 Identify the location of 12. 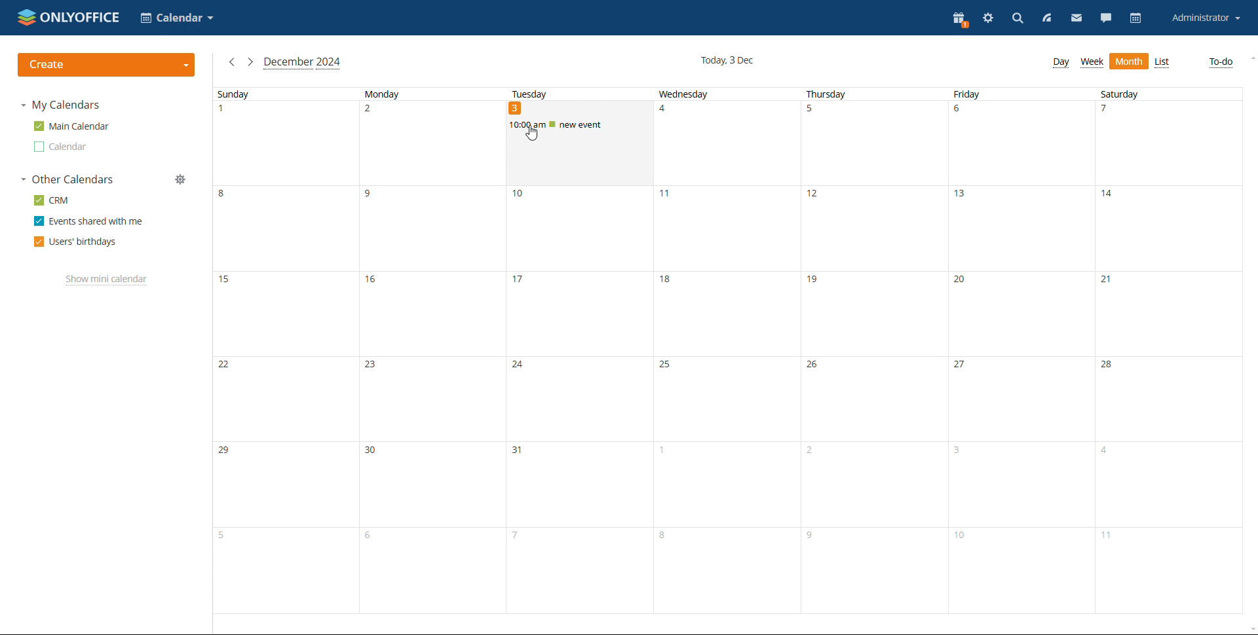
(871, 228).